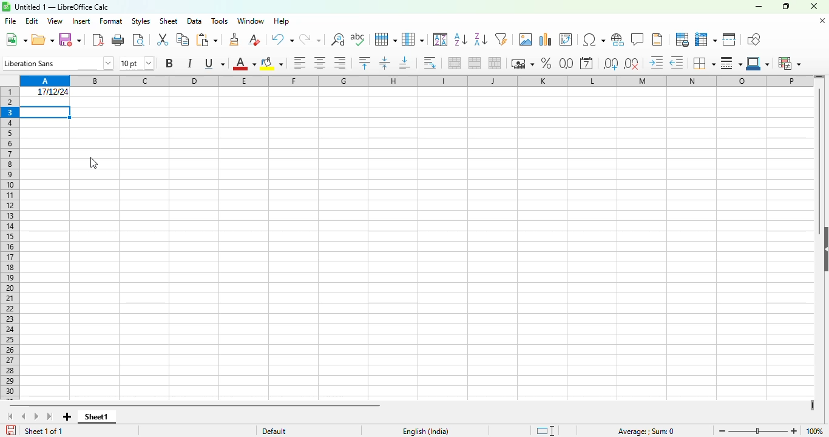 This screenshot has width=829, height=437. I want to click on sheet 1 of 1, so click(44, 431).